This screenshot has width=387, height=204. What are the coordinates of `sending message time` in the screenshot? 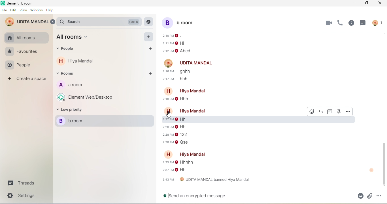 It's located at (169, 71).